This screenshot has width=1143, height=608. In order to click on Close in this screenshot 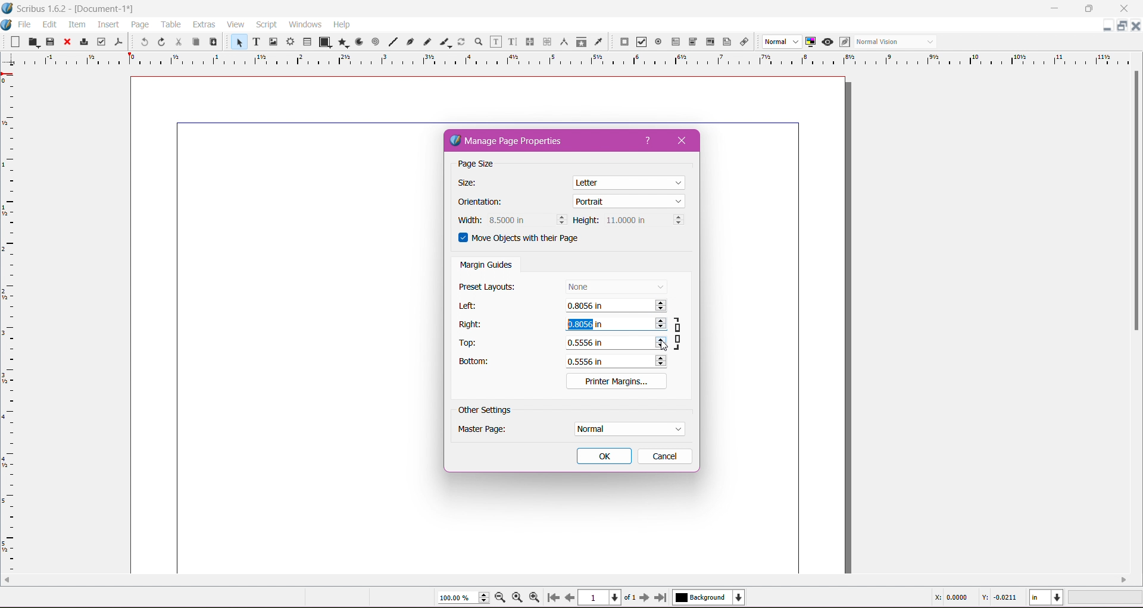, I will do `click(686, 140)`.